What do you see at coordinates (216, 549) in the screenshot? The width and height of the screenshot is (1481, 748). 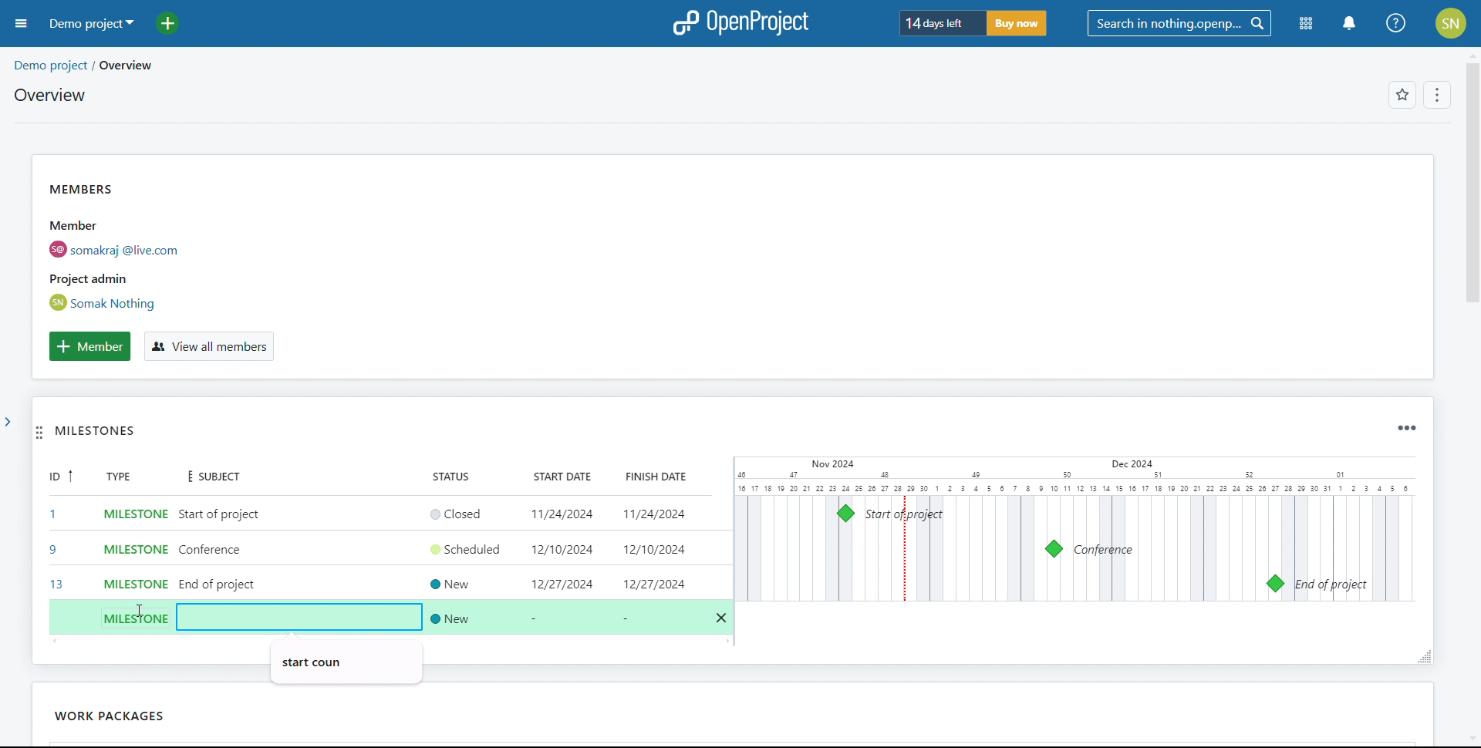 I see `add subject` at bounding box center [216, 549].